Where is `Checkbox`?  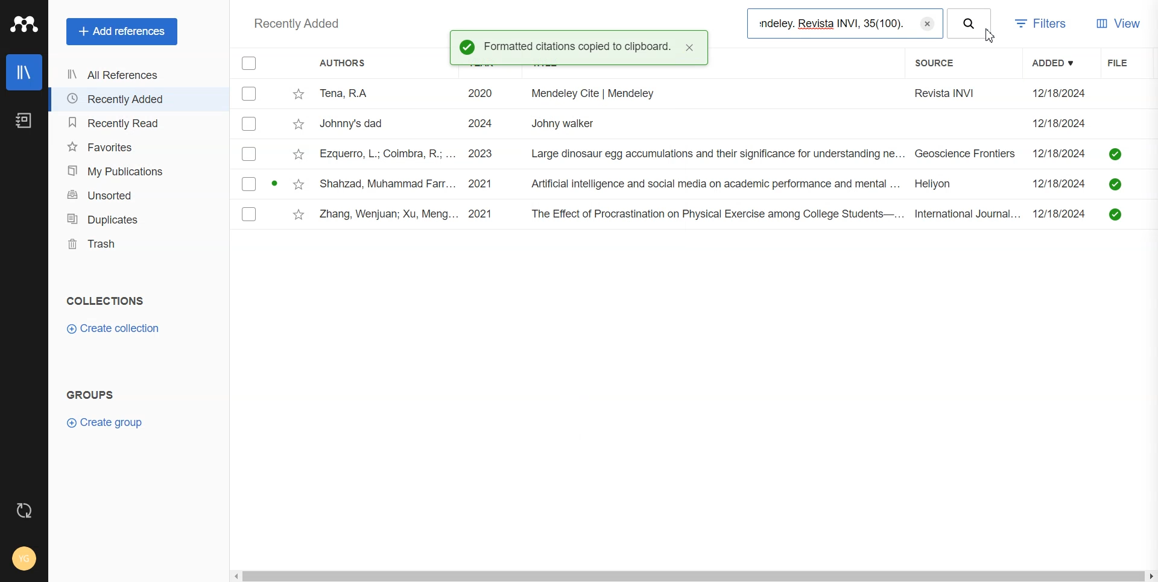
Checkbox is located at coordinates (249, 214).